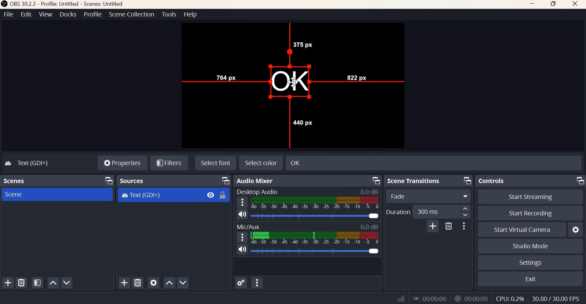  What do you see at coordinates (414, 181) in the screenshot?
I see `Scene transitions` at bounding box center [414, 181].